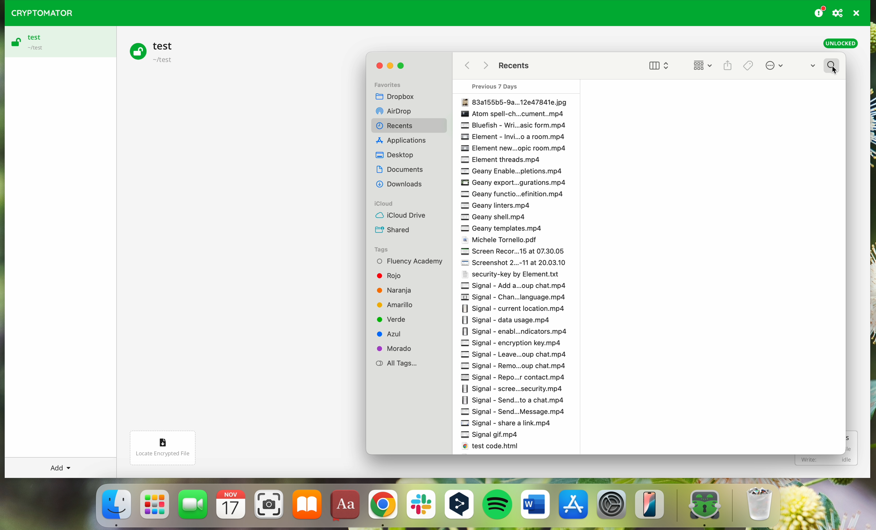 This screenshot has width=876, height=530. I want to click on Security-key, so click(513, 276).